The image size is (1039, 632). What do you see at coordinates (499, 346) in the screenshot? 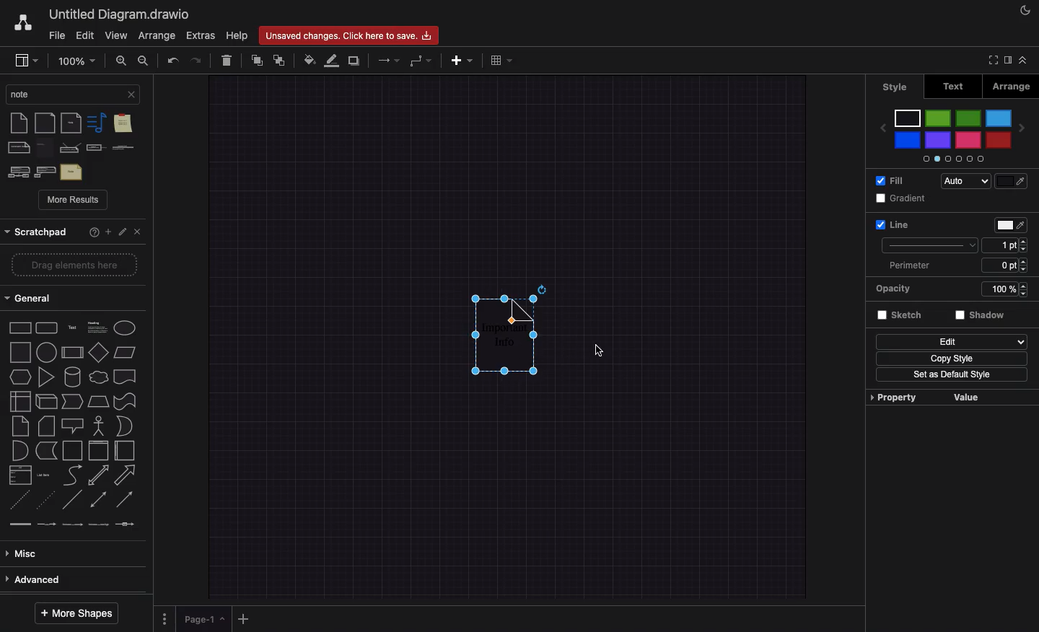
I see `Floating note` at bounding box center [499, 346].